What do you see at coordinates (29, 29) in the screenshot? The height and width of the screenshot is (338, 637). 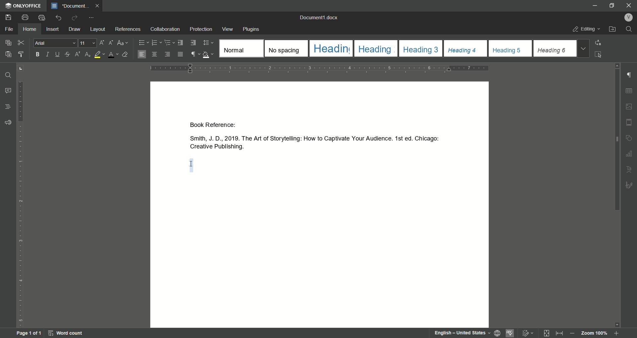 I see `home` at bounding box center [29, 29].